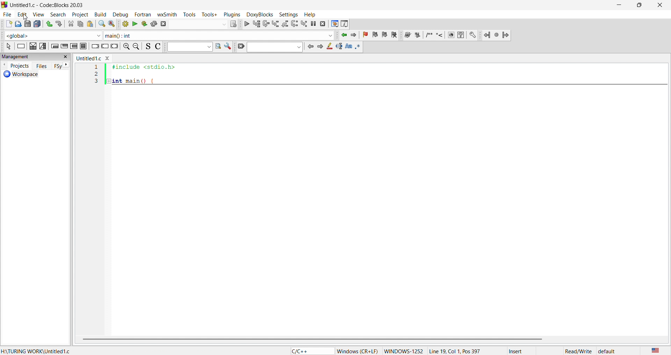  I want to click on toggle bookmark, so click(367, 35).